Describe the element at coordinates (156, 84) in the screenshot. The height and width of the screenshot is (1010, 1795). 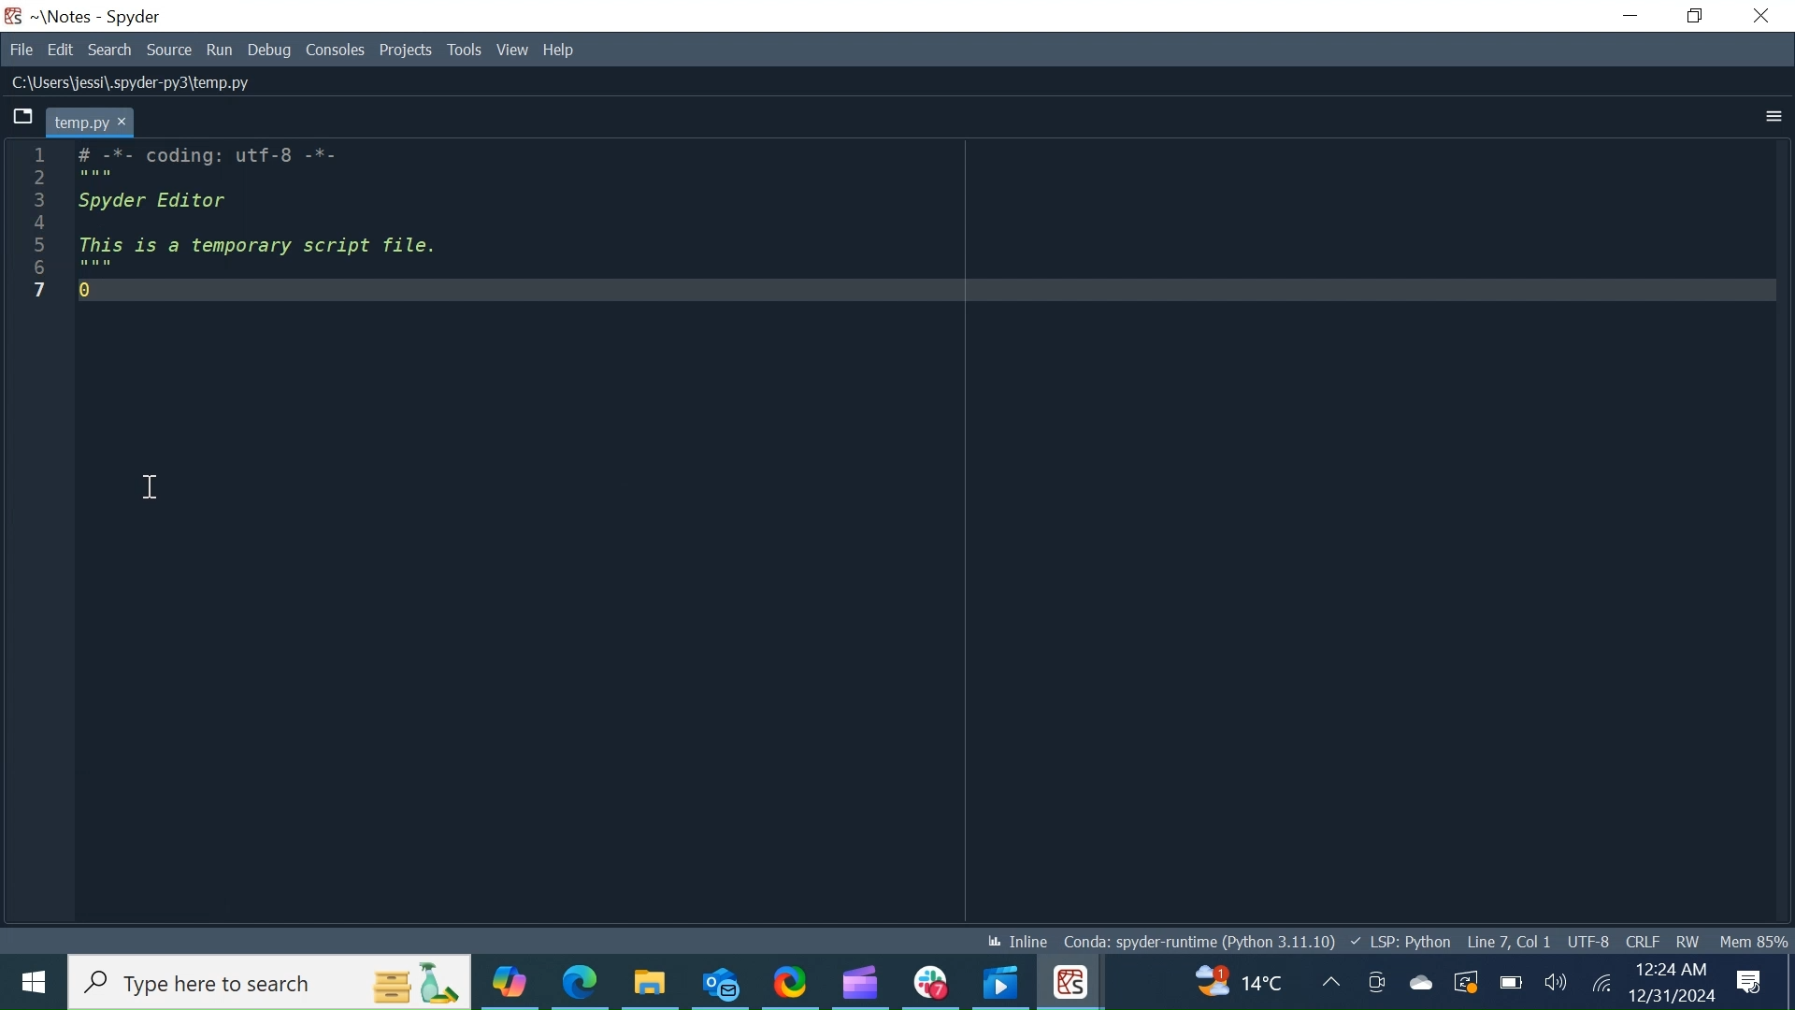
I see `C:\Users\jessi\.spyder-py3\temp.py` at that location.